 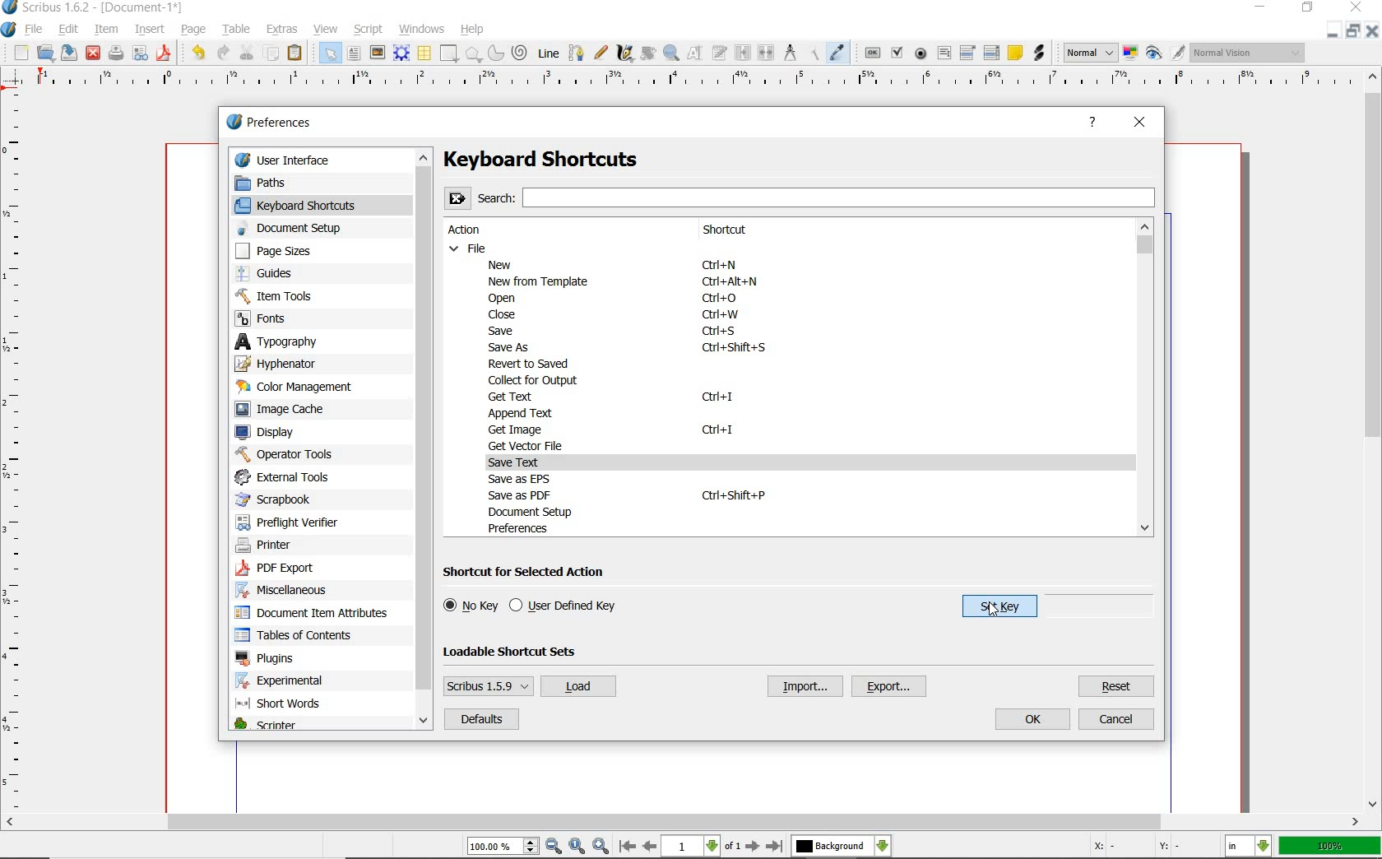 I want to click on select, so click(x=332, y=56).